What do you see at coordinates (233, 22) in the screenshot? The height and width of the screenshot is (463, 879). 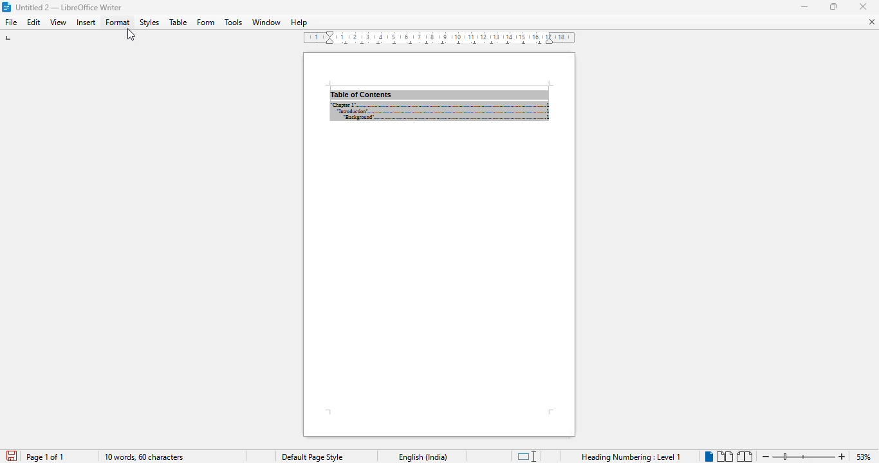 I see `tools` at bounding box center [233, 22].